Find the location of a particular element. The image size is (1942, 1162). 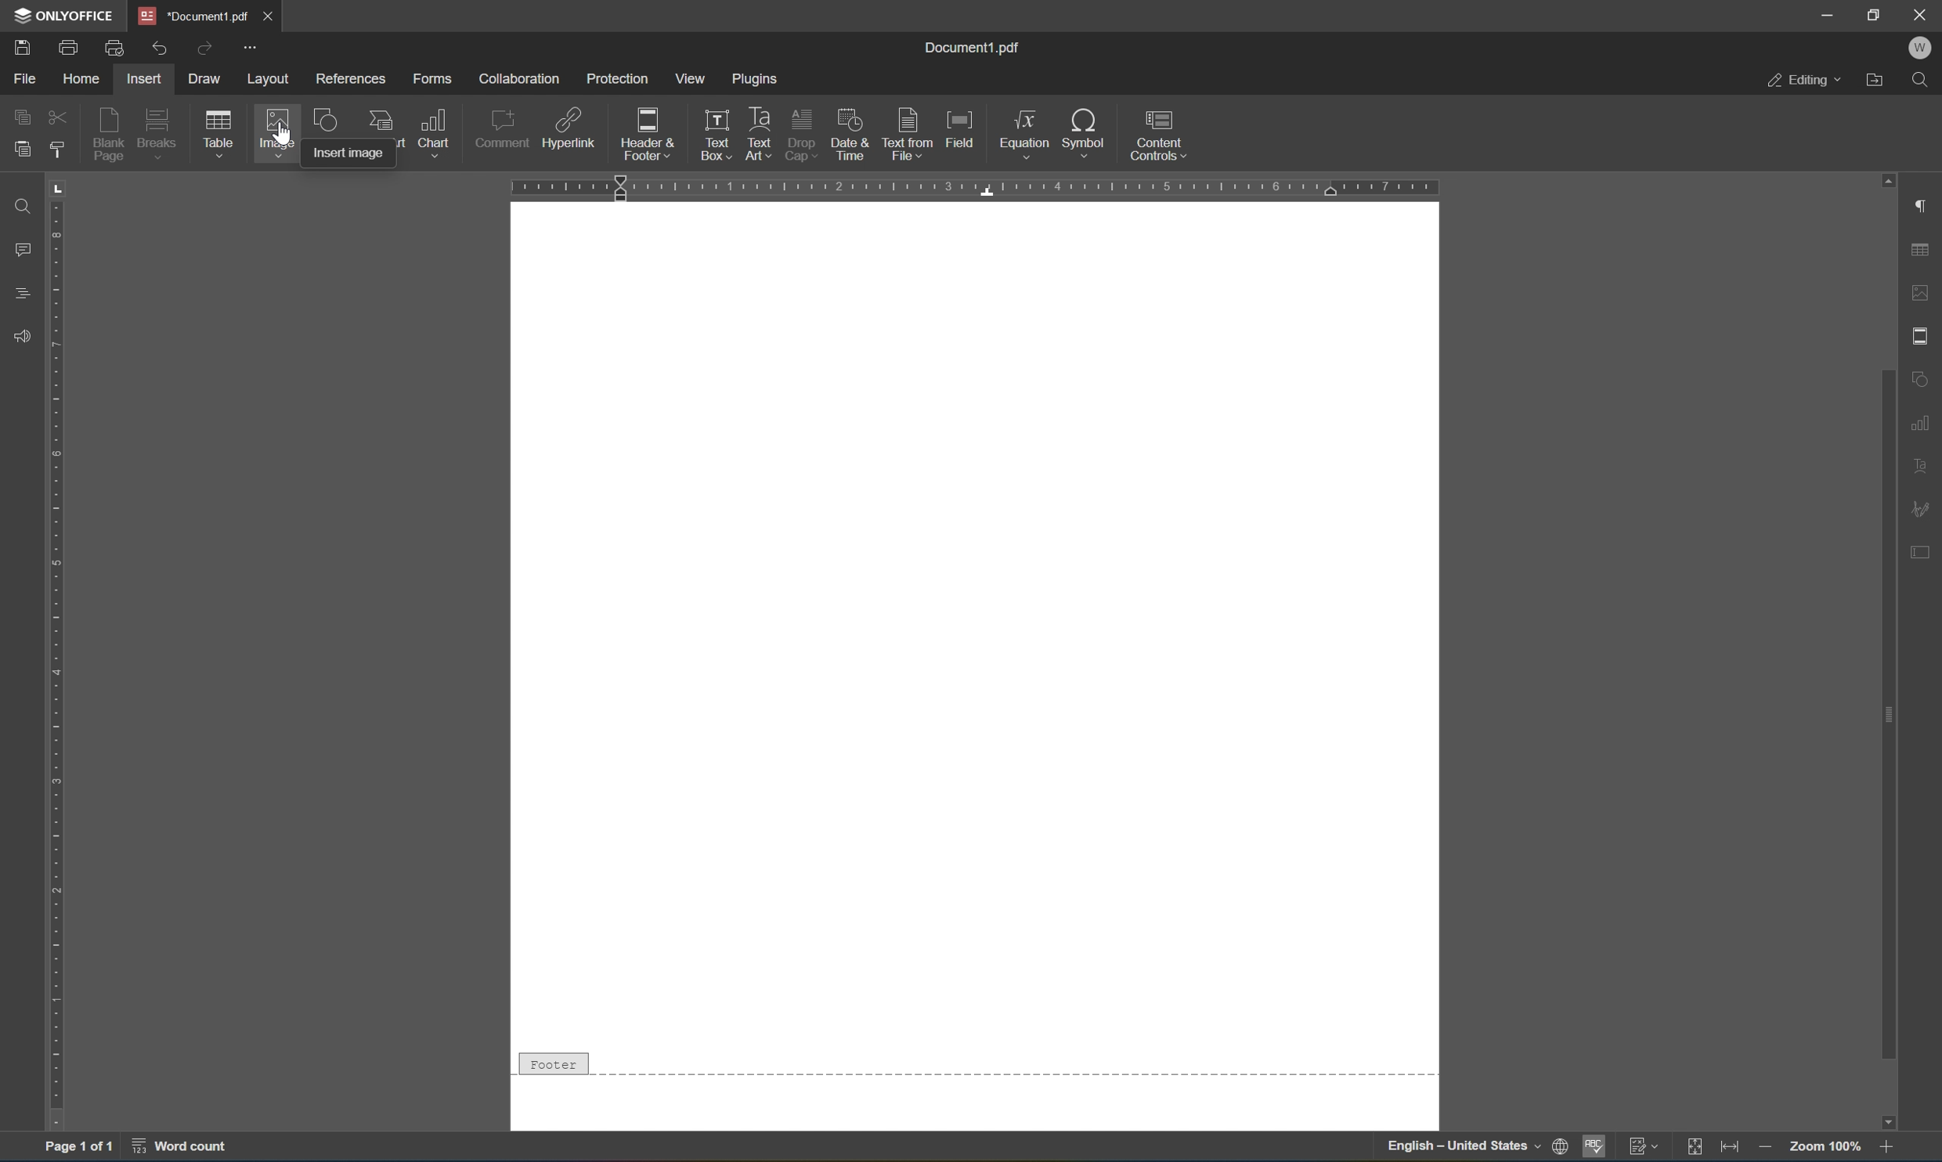

insert is located at coordinates (147, 80).